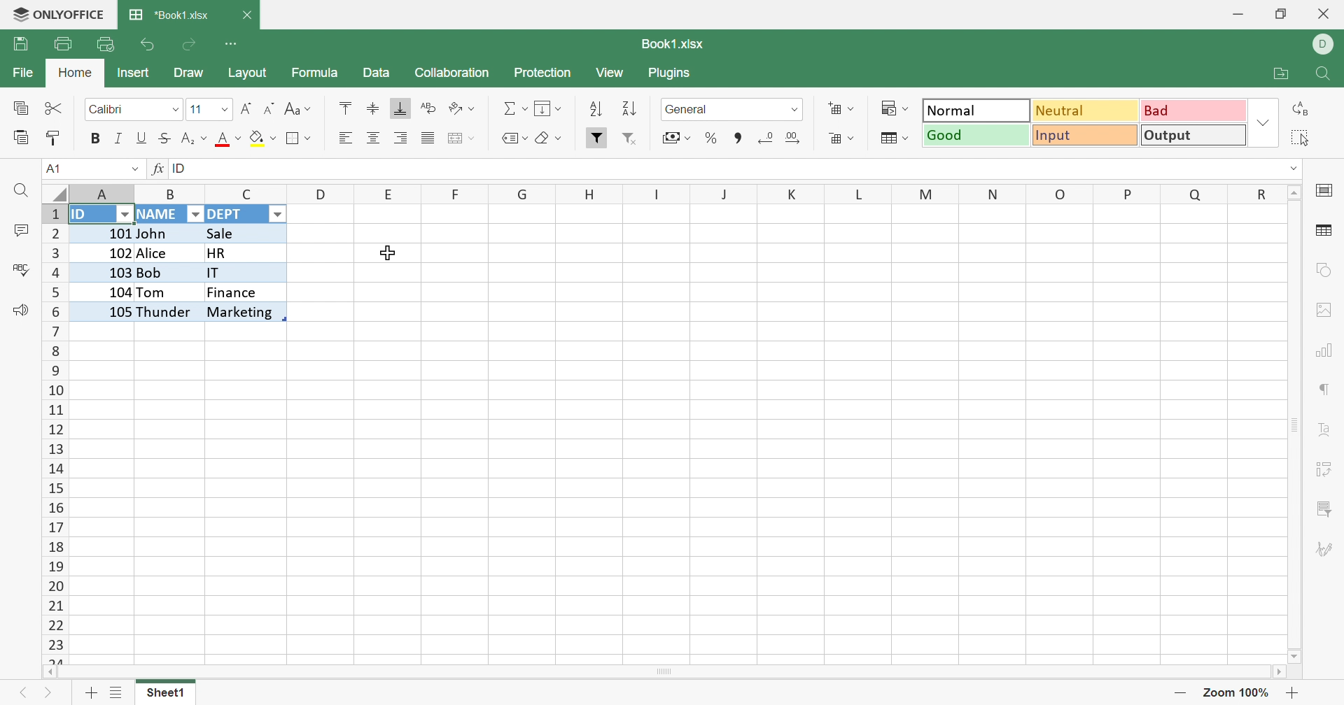 Image resolution: width=1344 pixels, height=705 pixels. Describe the element at coordinates (1237, 693) in the screenshot. I see `Zoom 100%` at that location.